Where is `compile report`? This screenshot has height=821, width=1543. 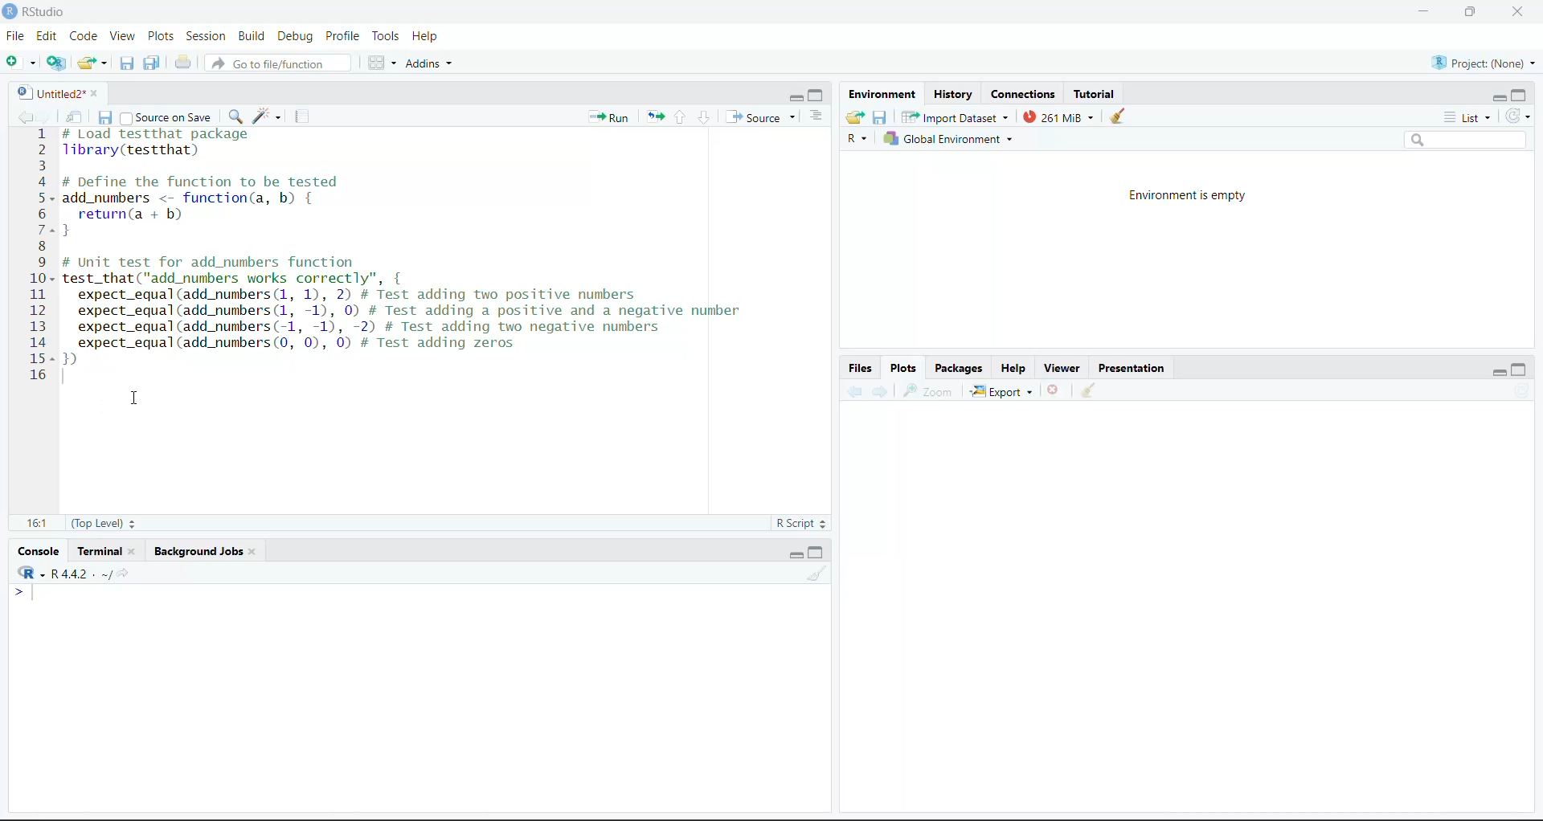 compile report is located at coordinates (303, 116).